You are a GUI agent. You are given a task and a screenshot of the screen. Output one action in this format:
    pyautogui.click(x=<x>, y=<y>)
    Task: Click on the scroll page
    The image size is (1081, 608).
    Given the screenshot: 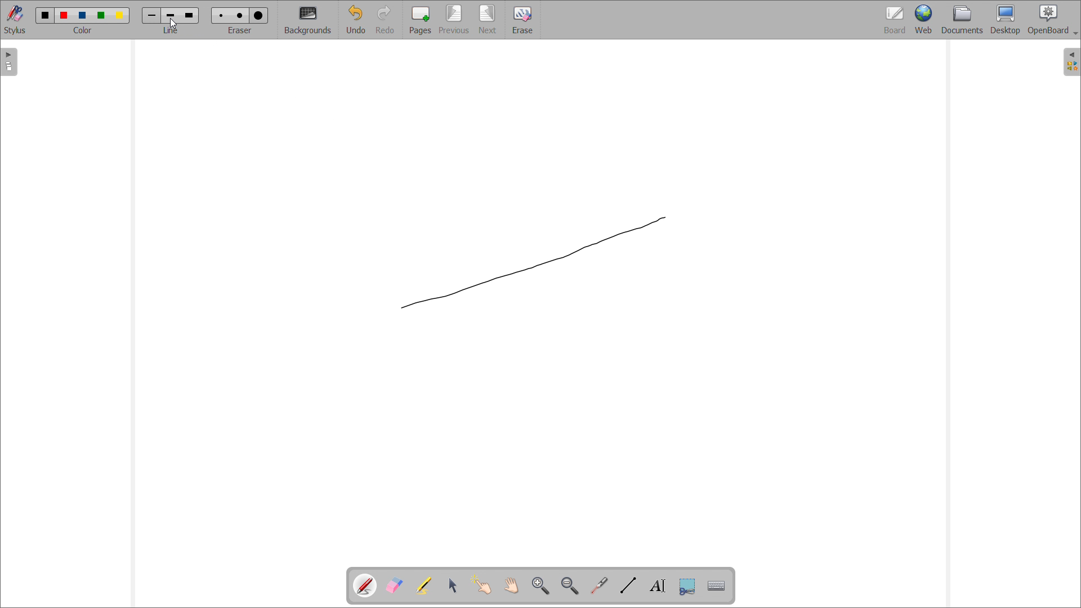 What is the action you would take?
    pyautogui.click(x=511, y=585)
    